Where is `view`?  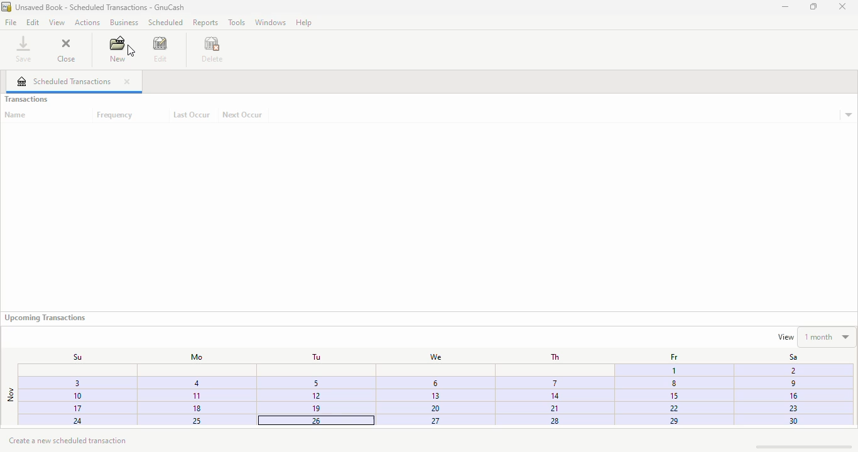 view is located at coordinates (57, 23).